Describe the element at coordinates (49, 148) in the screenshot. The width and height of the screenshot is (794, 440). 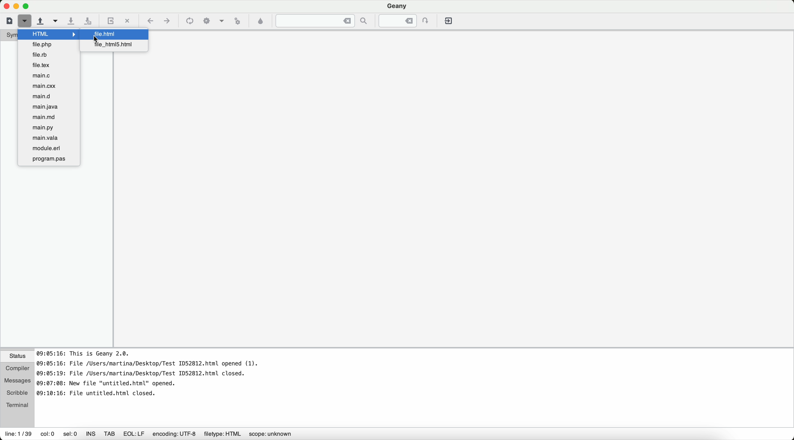
I see `module.erl` at that location.